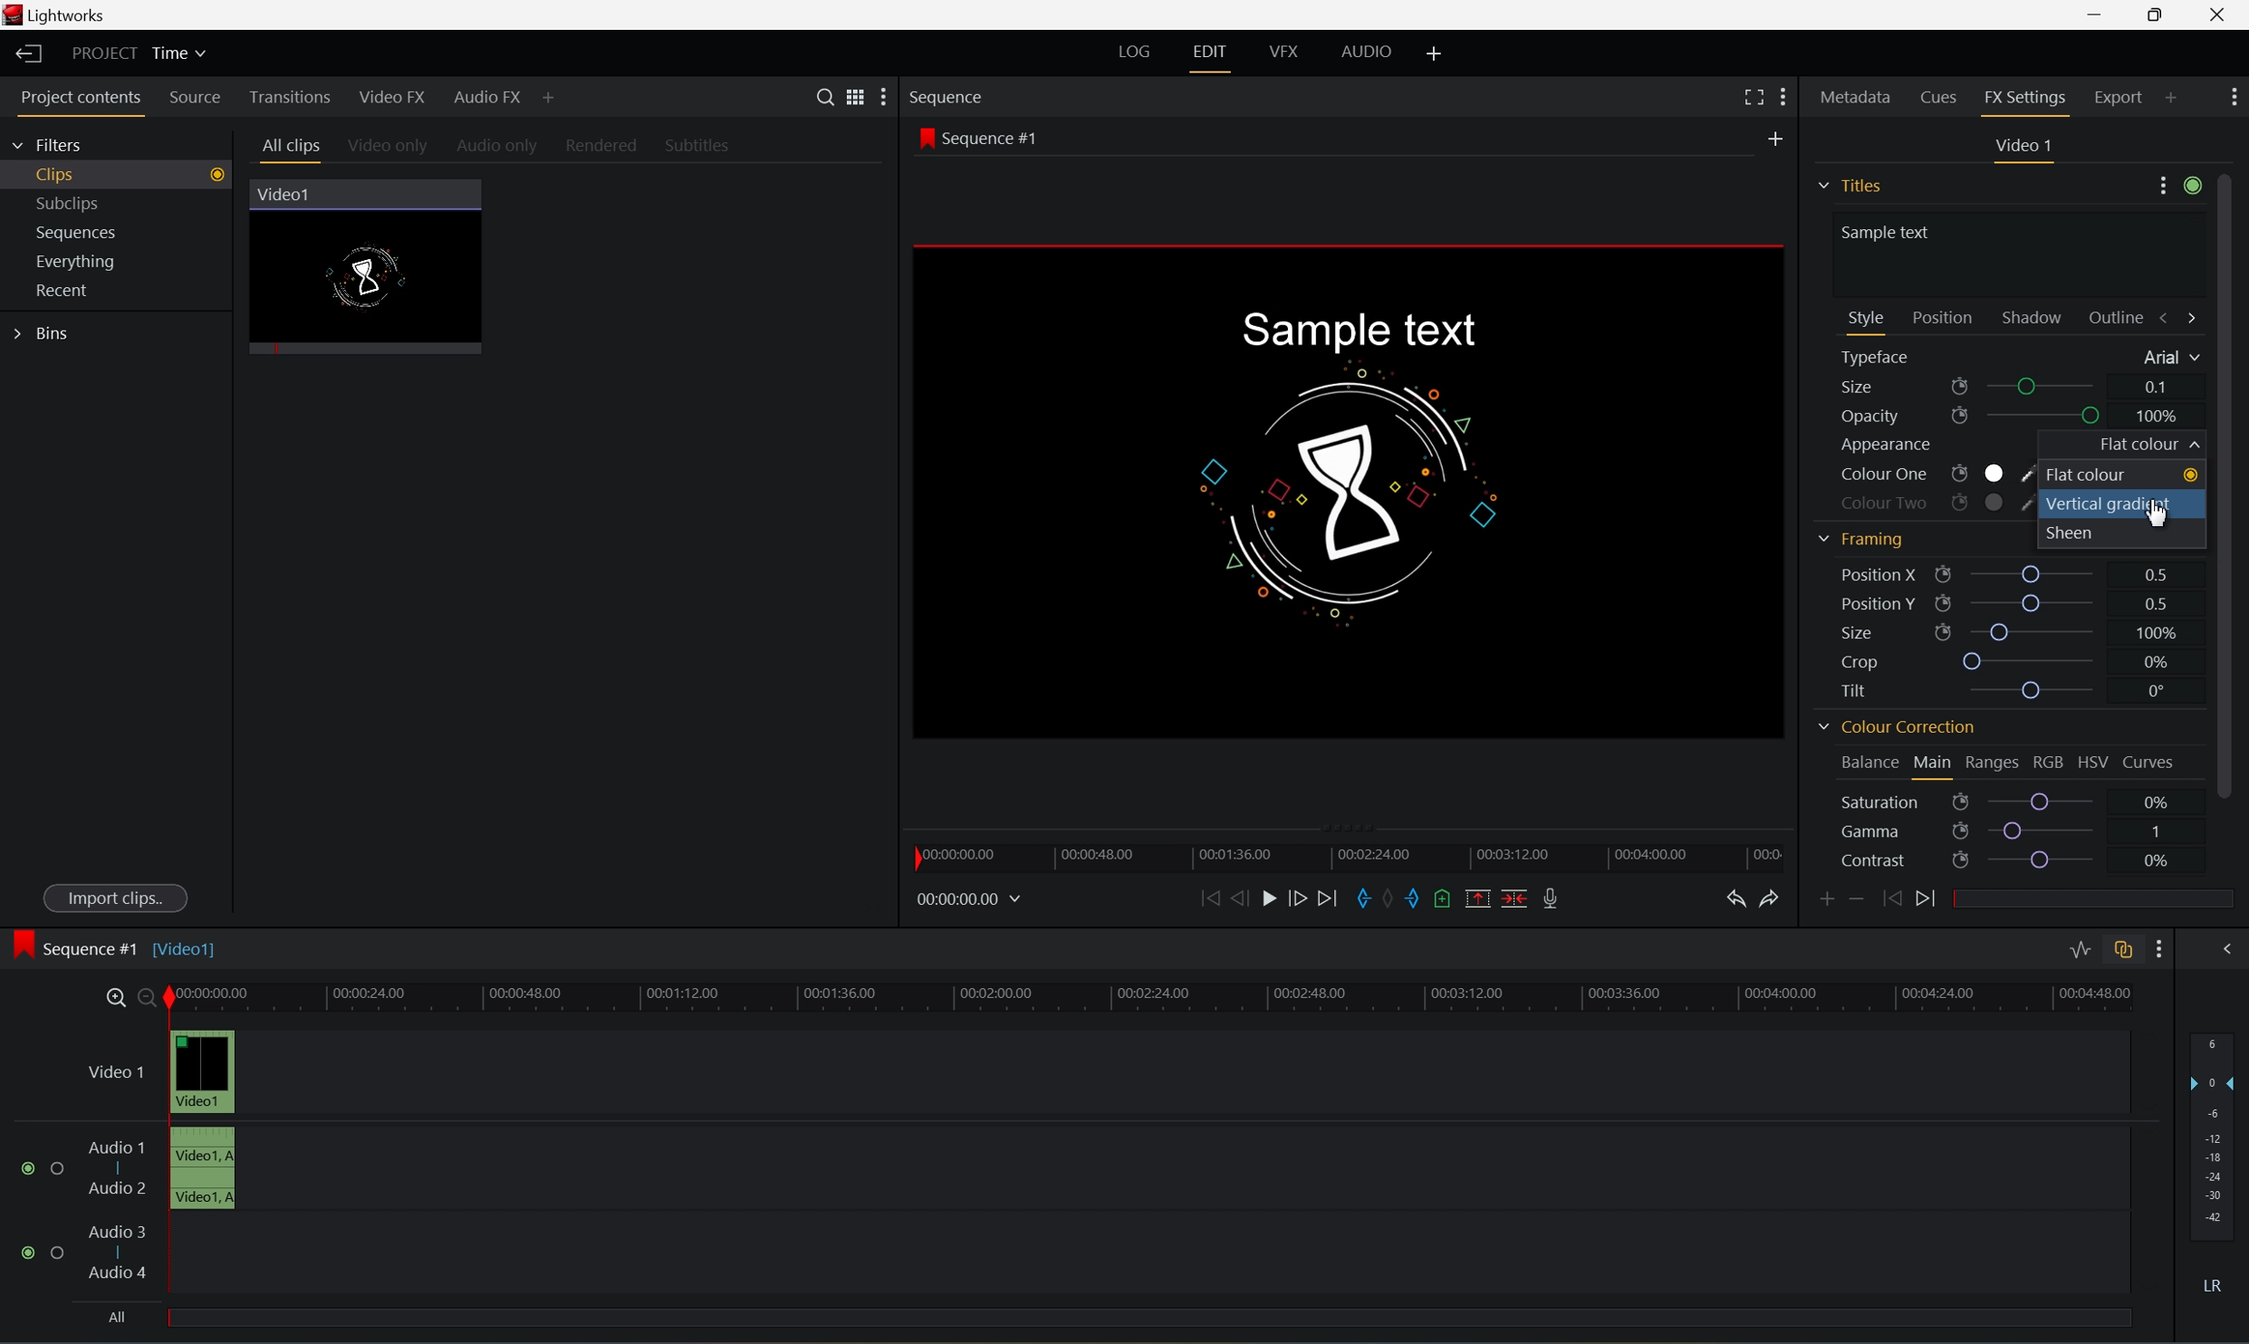 The width and height of the screenshot is (2249, 1344). Describe the element at coordinates (2156, 949) in the screenshot. I see `show settings menu` at that location.